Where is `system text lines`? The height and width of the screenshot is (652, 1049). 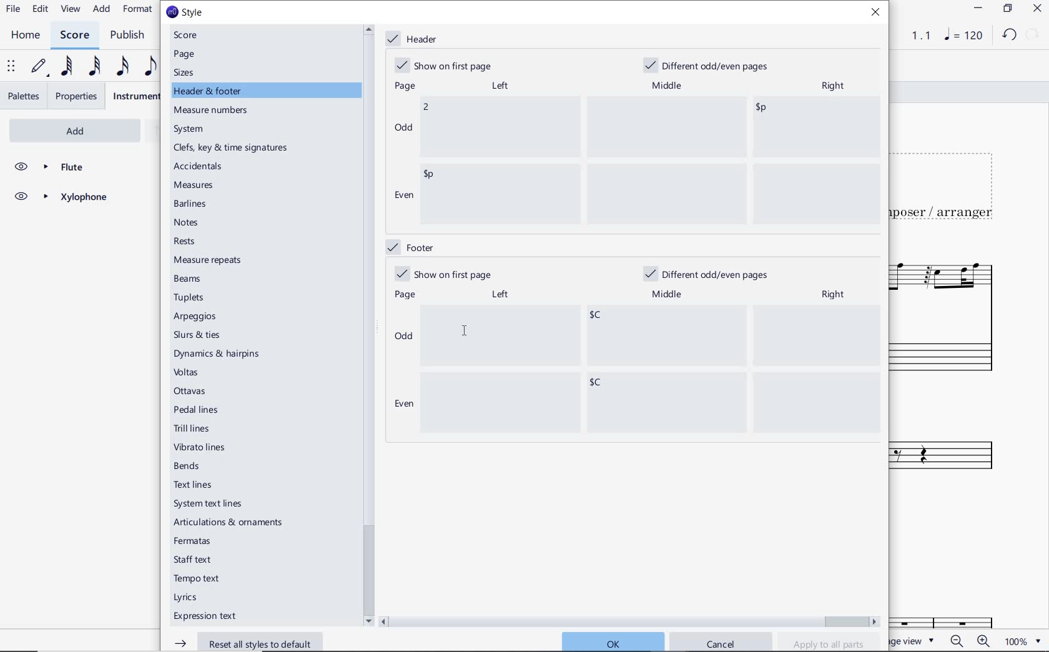 system text lines is located at coordinates (209, 503).